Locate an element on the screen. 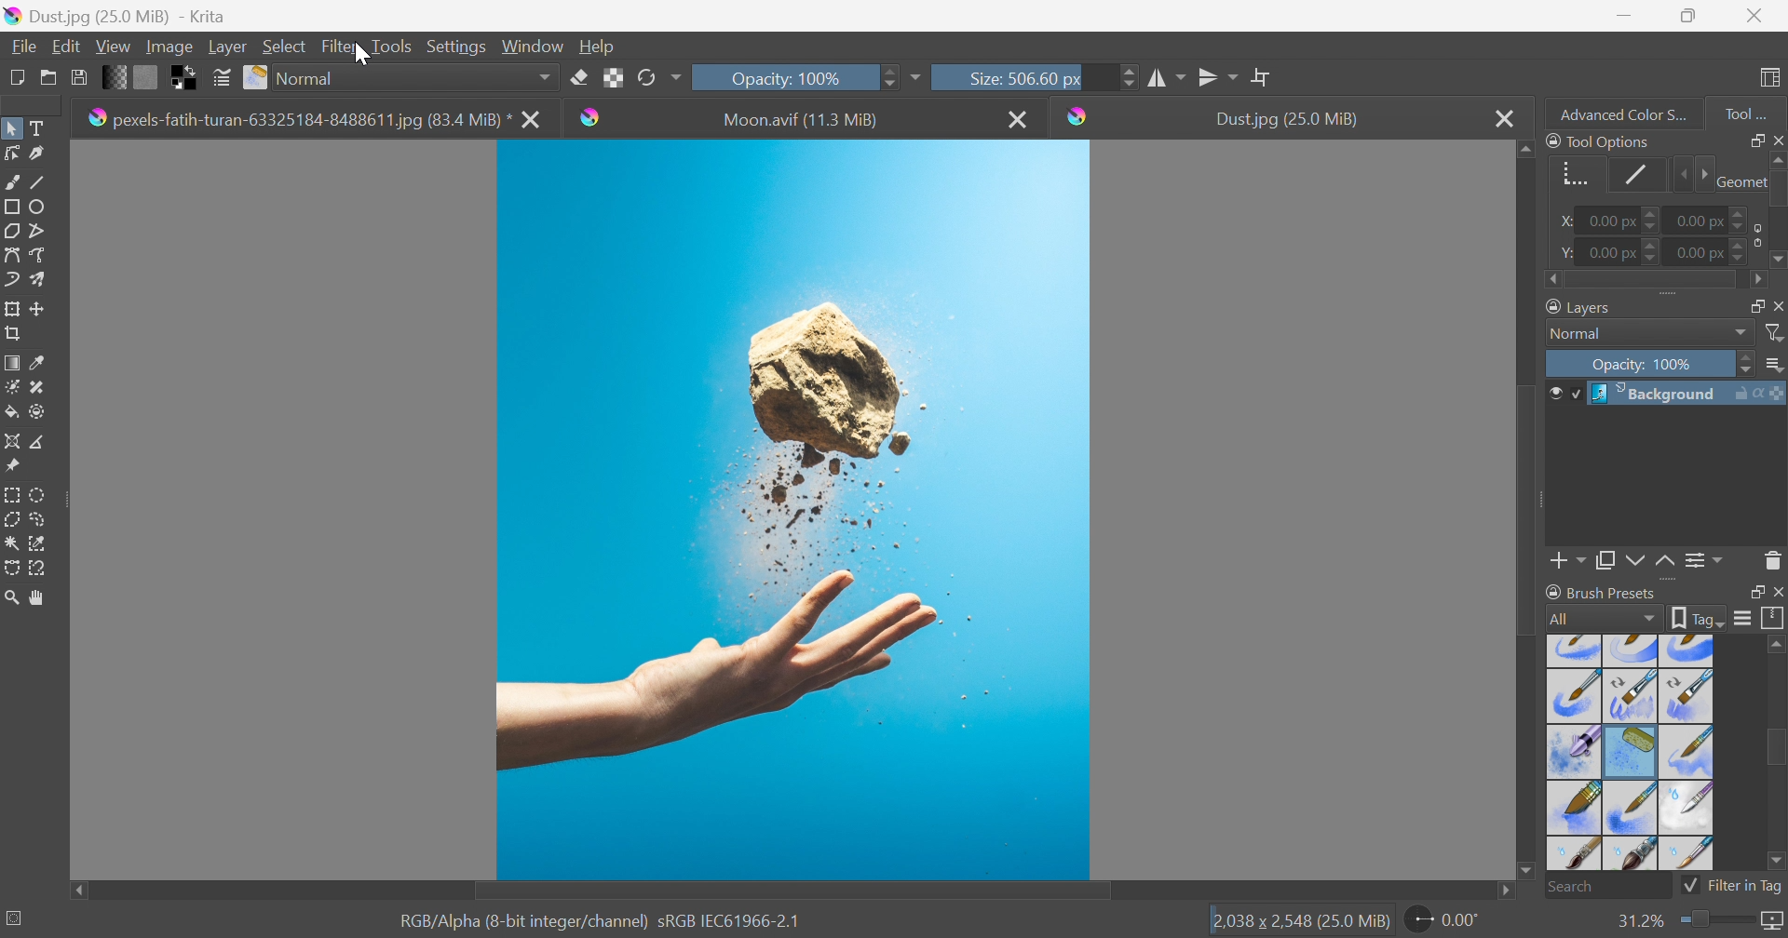 This screenshot has height=938, width=1788. Sample a color from an image or current layer is located at coordinates (38, 363).